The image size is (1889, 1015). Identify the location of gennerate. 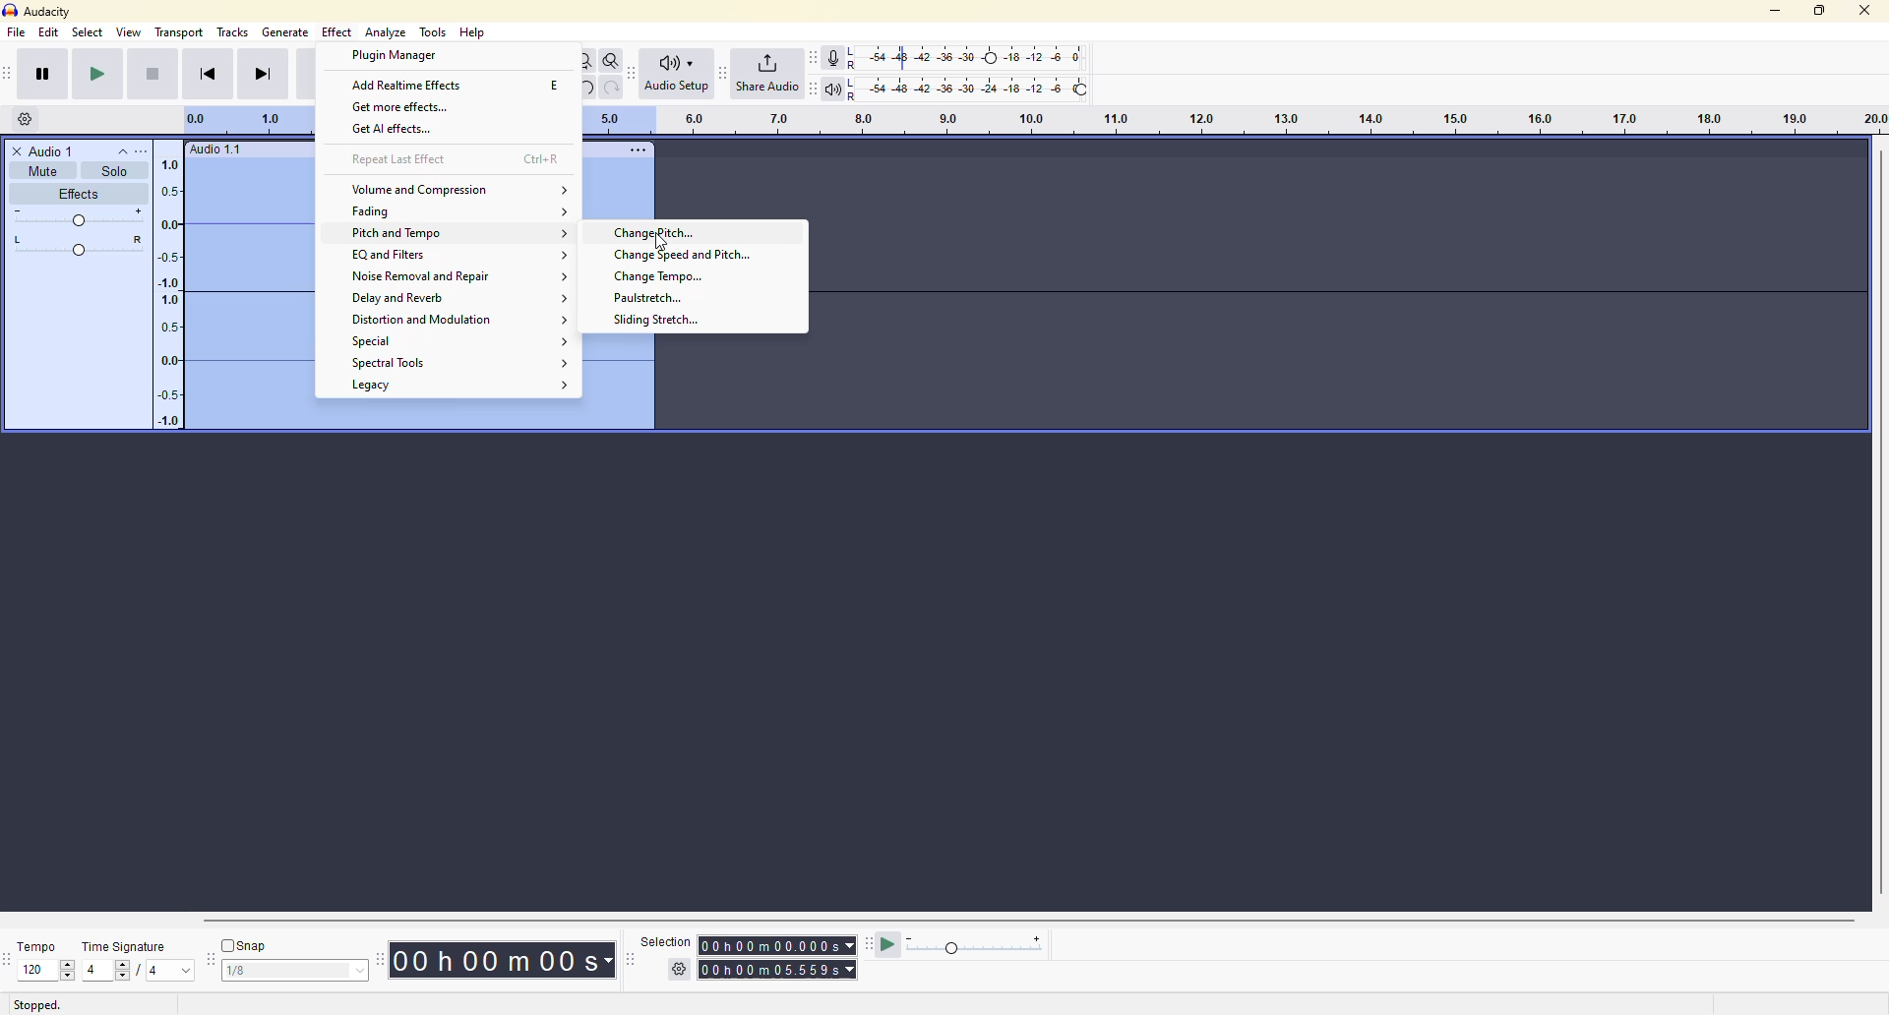
(284, 31).